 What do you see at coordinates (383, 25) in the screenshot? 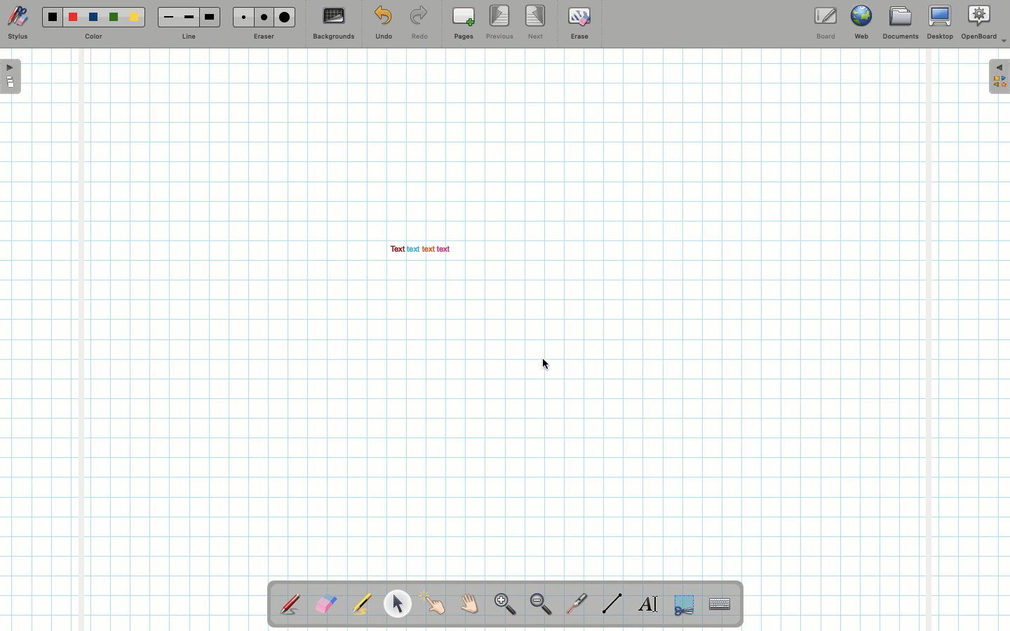
I see `Undo` at bounding box center [383, 25].